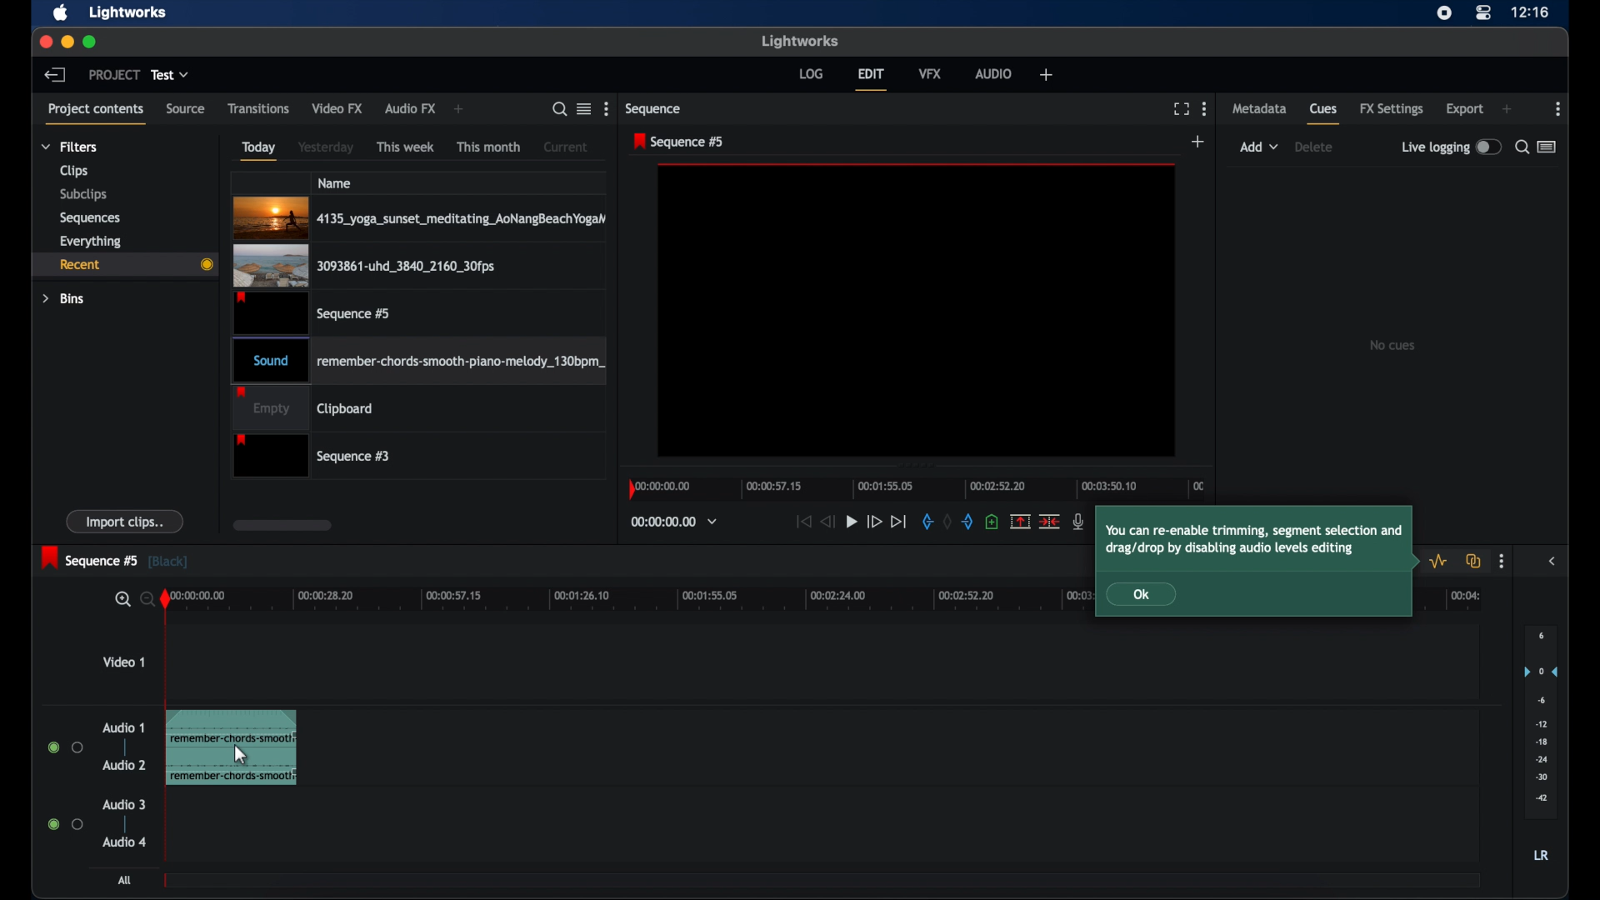  Describe the element at coordinates (802, 522) in the screenshot. I see `jump to start` at that location.